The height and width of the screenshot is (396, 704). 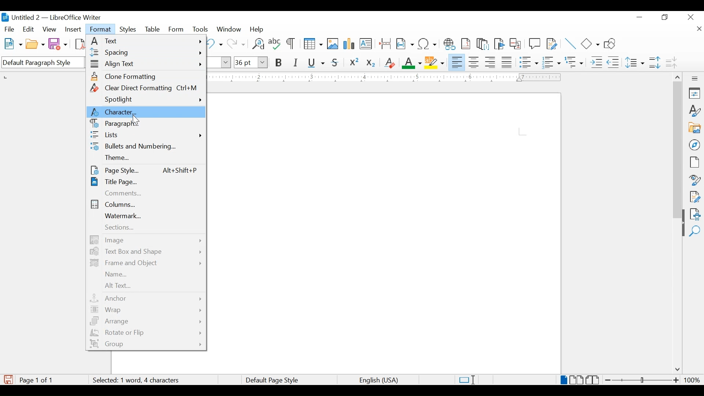 What do you see at coordinates (467, 379) in the screenshot?
I see `standard selections` at bounding box center [467, 379].